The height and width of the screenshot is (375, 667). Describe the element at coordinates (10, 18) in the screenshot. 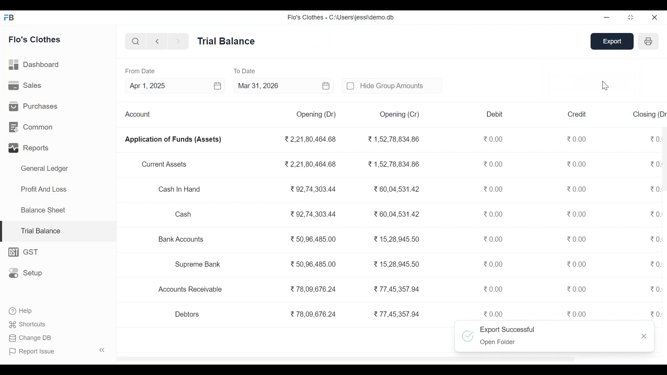

I see `Frappe Books Desktop icon` at that location.